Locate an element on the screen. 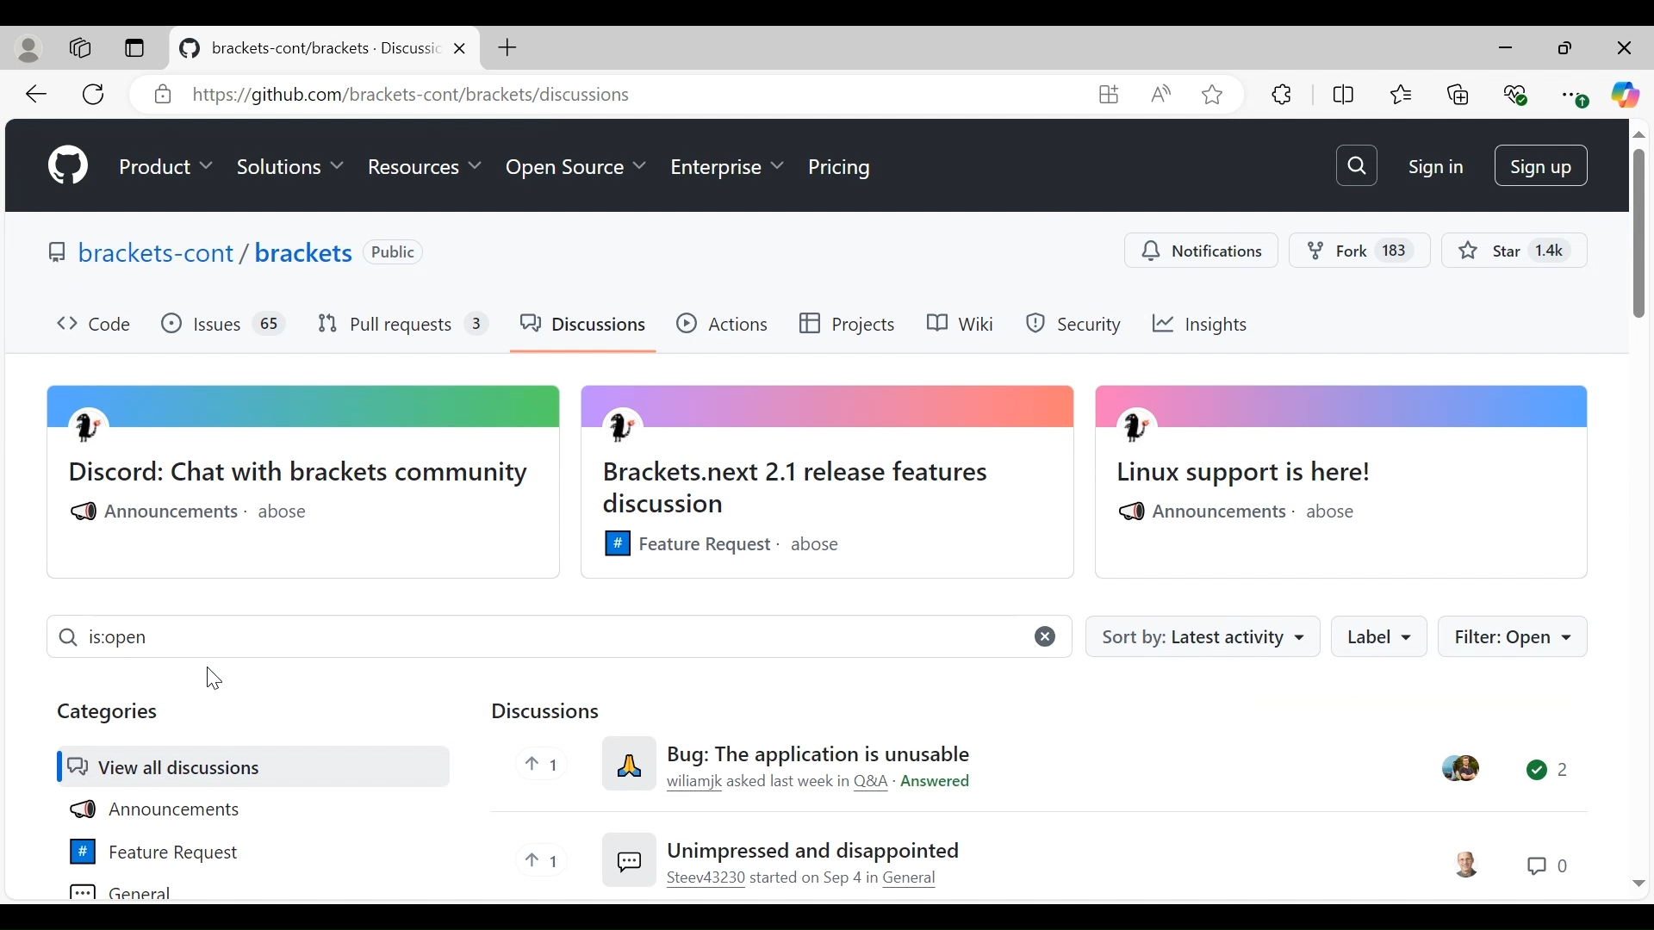 The image size is (1654, 930). Settings and more is located at coordinates (1574, 94).